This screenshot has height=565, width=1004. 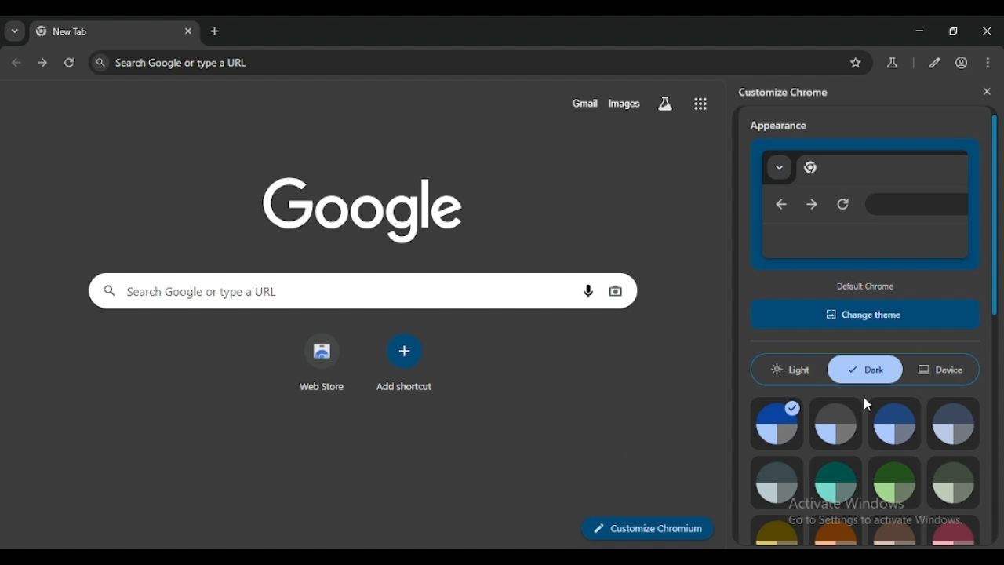 What do you see at coordinates (647, 529) in the screenshot?
I see `customize chromium` at bounding box center [647, 529].